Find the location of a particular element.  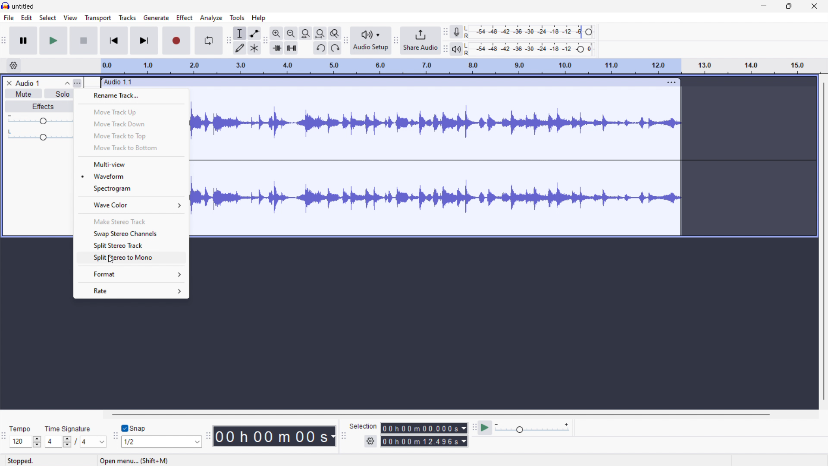

horizontal scrollbar is located at coordinates (440, 414).